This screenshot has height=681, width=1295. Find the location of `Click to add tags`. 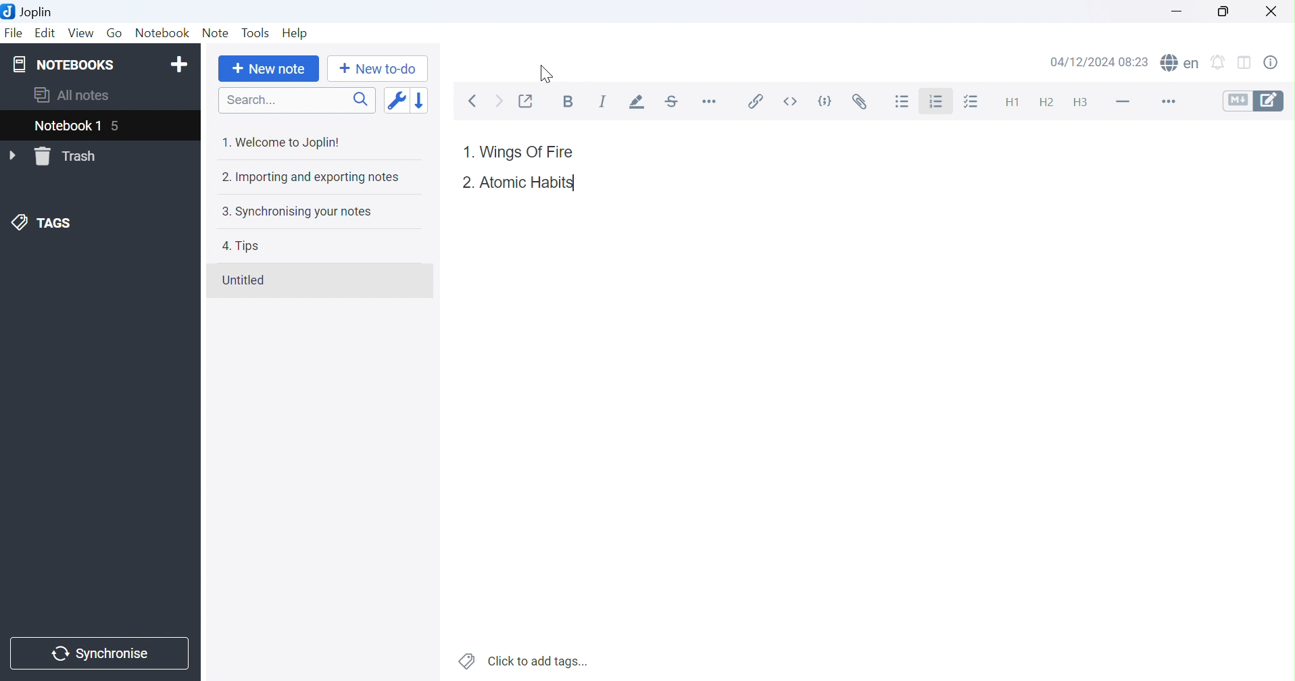

Click to add tags is located at coordinates (524, 661).